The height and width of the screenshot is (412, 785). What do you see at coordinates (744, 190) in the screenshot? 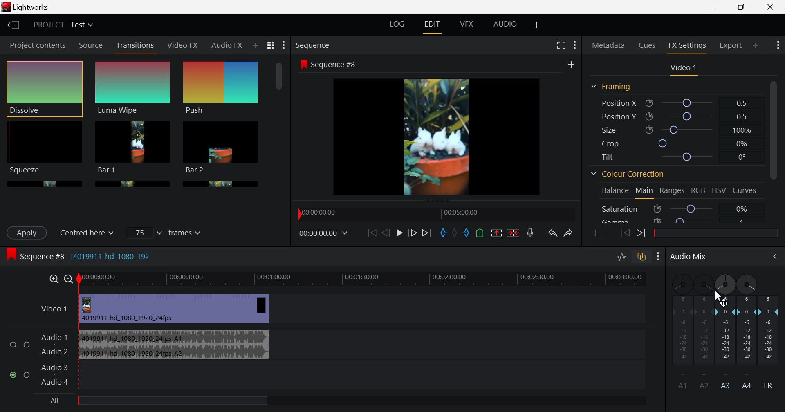
I see `Curves` at bounding box center [744, 190].